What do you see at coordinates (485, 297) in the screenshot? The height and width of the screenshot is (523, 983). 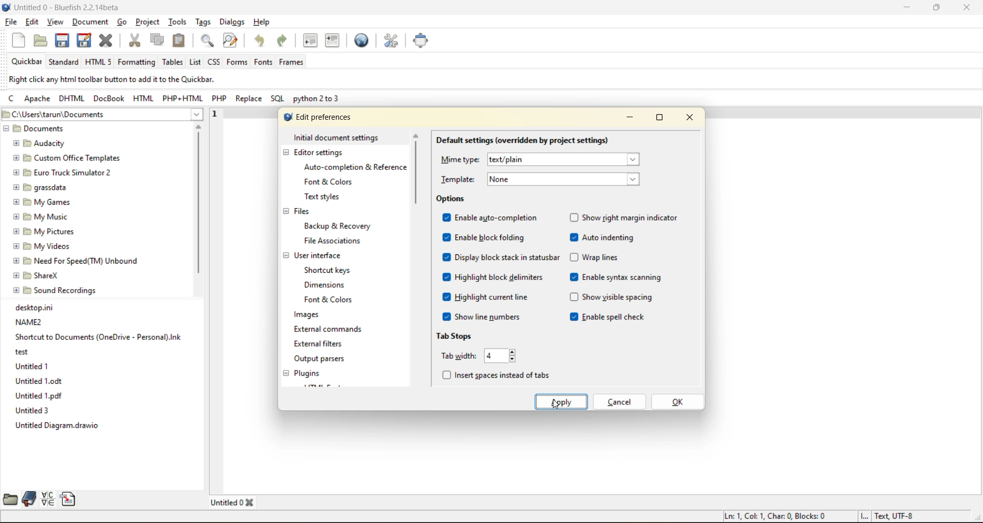 I see `highlight current line` at bounding box center [485, 297].